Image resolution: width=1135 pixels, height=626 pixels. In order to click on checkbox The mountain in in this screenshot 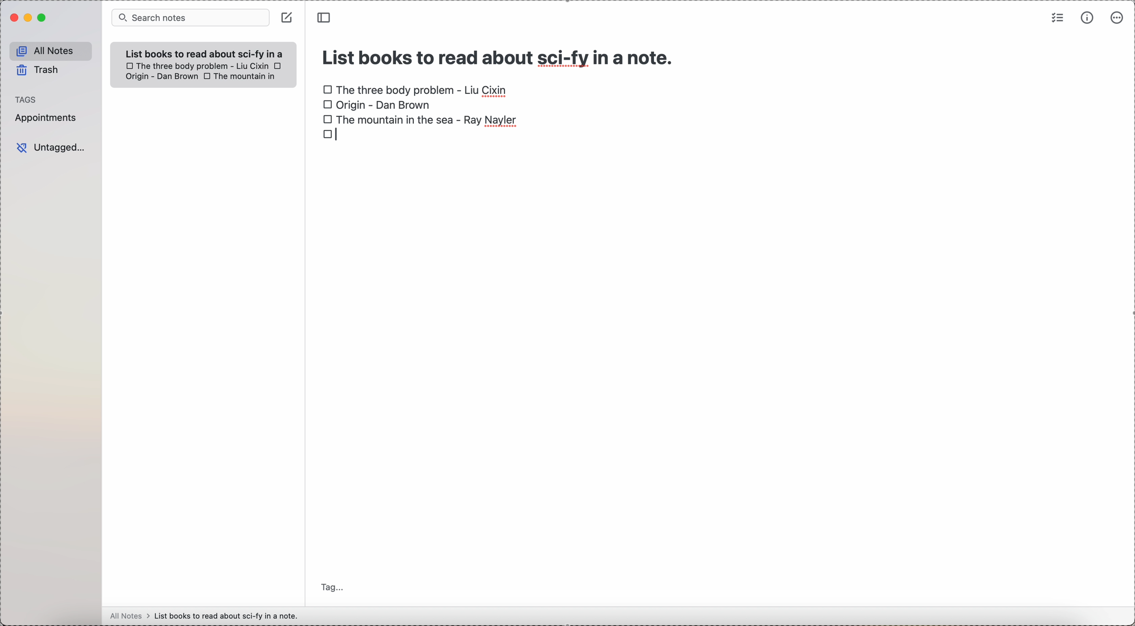, I will do `click(241, 77)`.